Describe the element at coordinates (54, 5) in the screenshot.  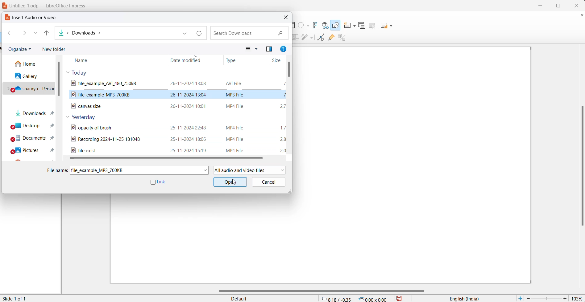
I see `File name and application` at that location.